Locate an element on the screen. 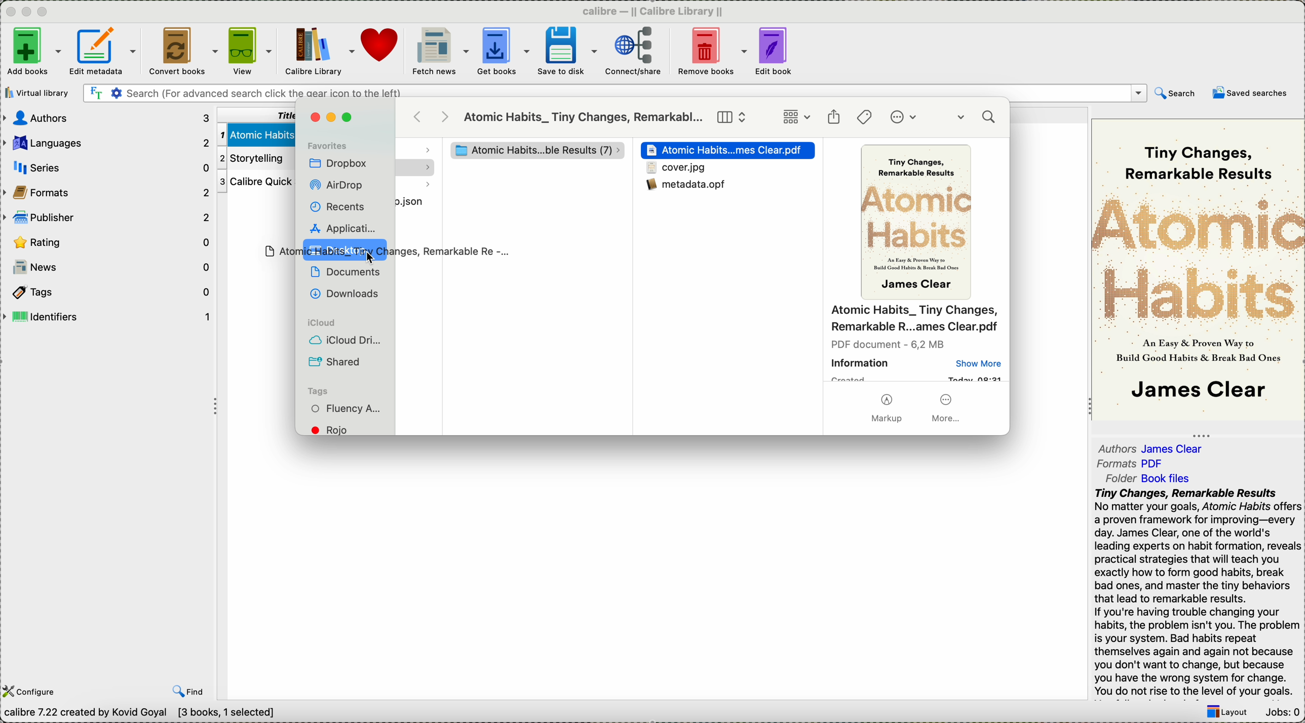 The height and width of the screenshot is (723, 1305). get books is located at coordinates (503, 52).